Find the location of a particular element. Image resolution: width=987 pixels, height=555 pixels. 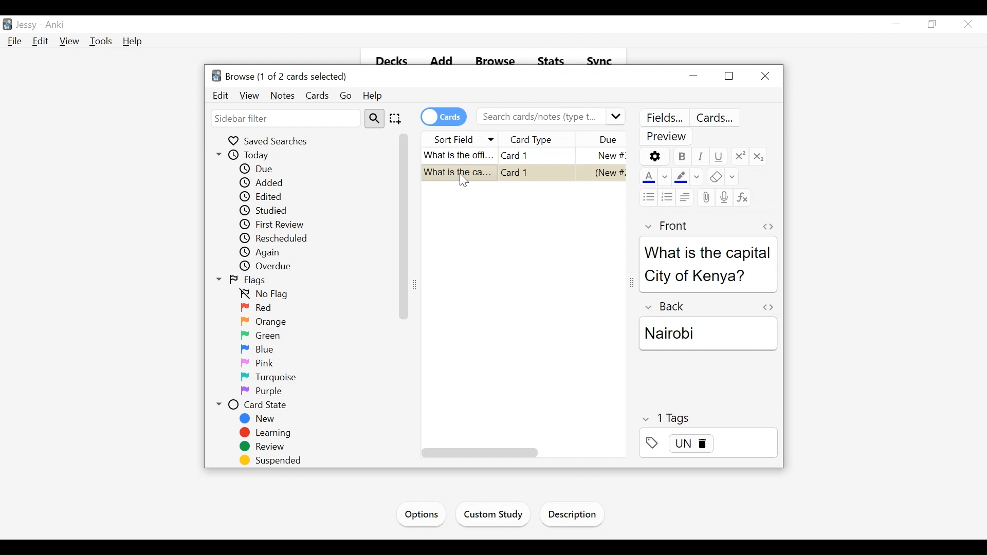

Upload files/pictures/Images is located at coordinates (705, 198).